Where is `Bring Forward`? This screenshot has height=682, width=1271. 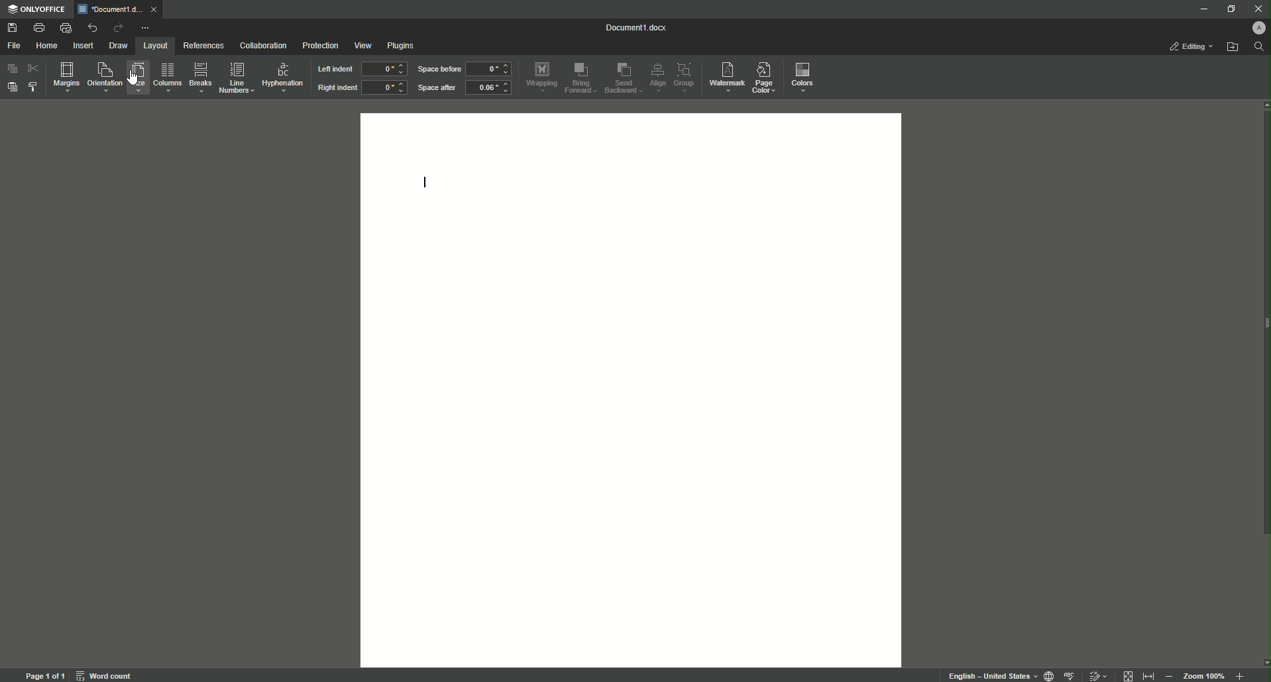 Bring Forward is located at coordinates (582, 78).